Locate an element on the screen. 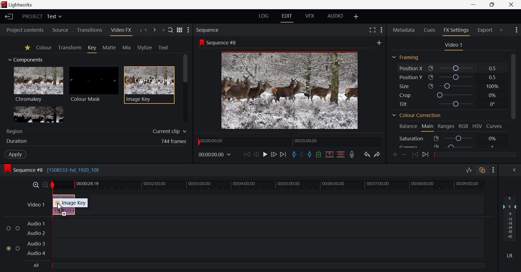 This screenshot has height=272, width=521. 1 is located at coordinates (492, 147).